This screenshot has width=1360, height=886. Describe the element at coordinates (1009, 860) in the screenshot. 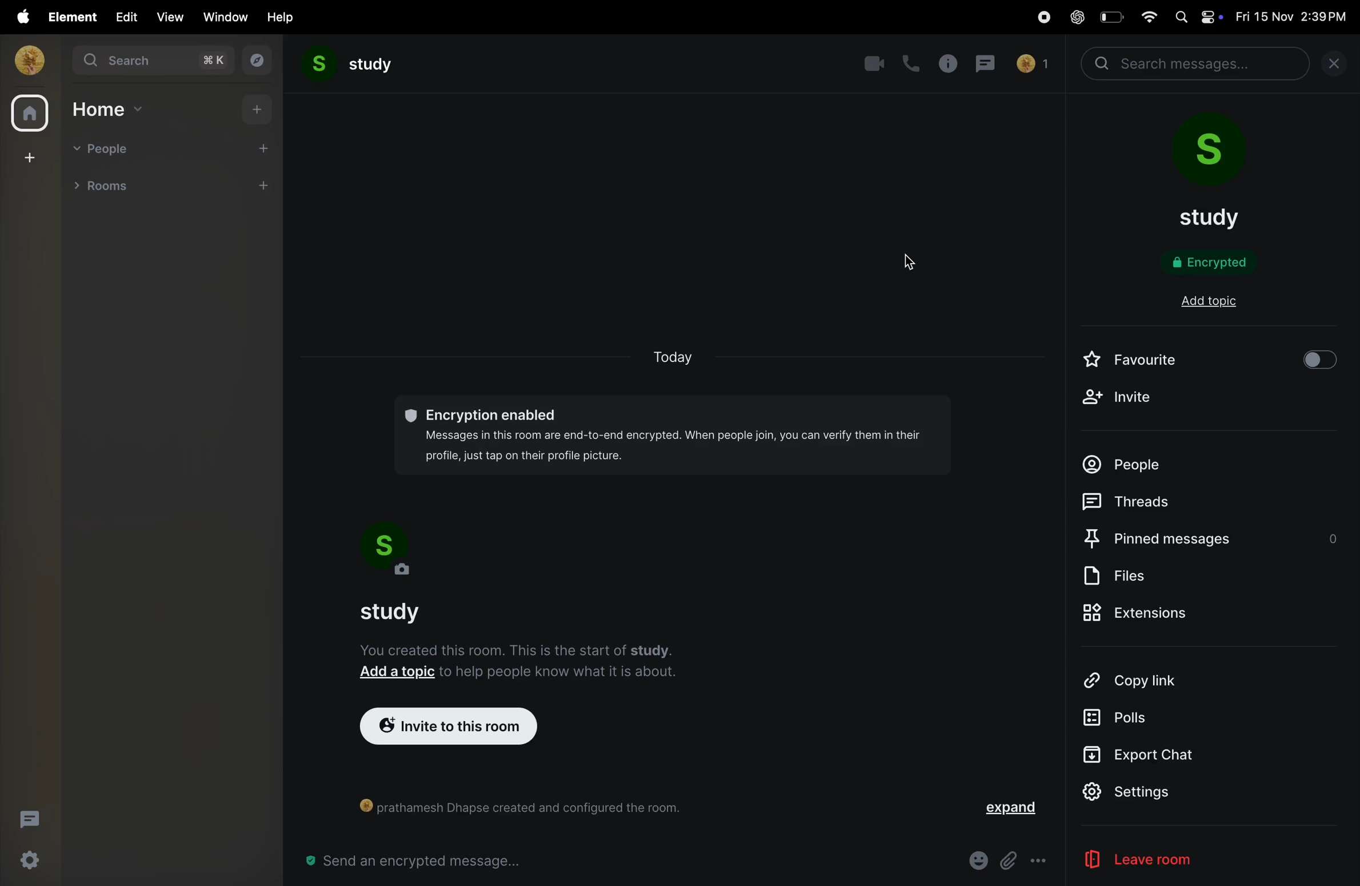

I see `` at that location.